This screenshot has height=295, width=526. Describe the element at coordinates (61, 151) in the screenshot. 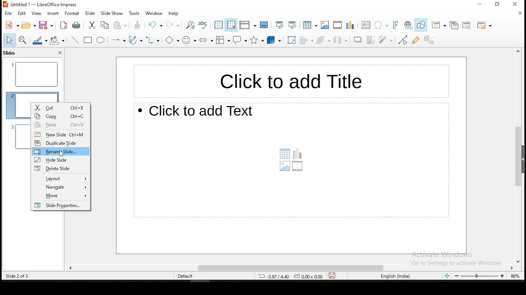

I see `rename slide` at that location.